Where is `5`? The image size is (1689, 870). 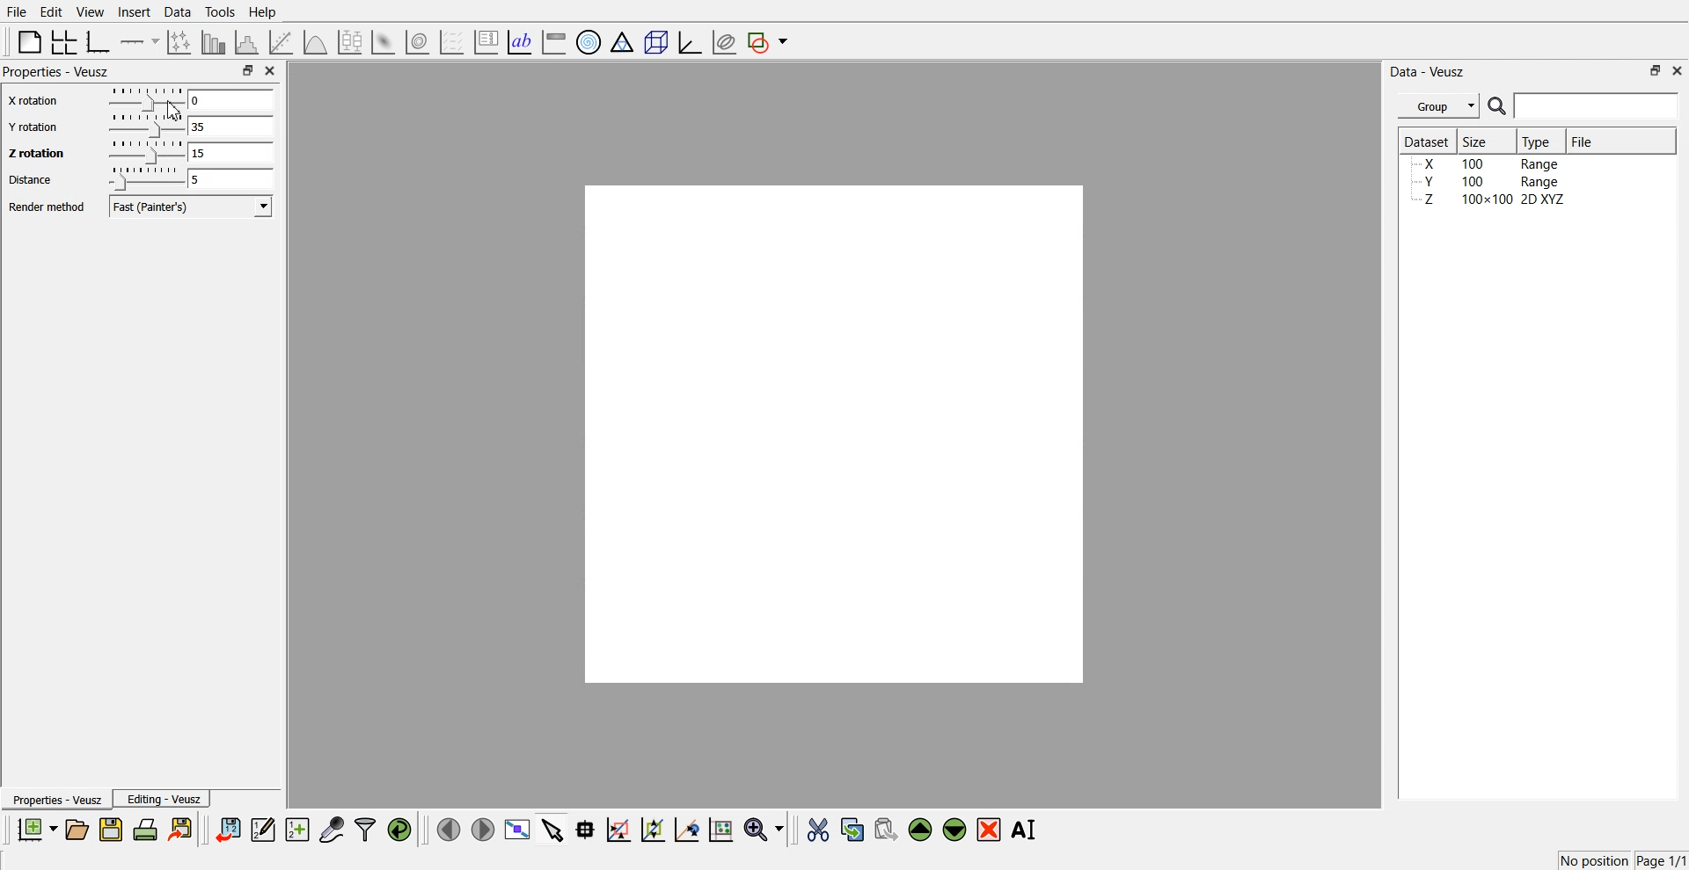 5 is located at coordinates (230, 179).